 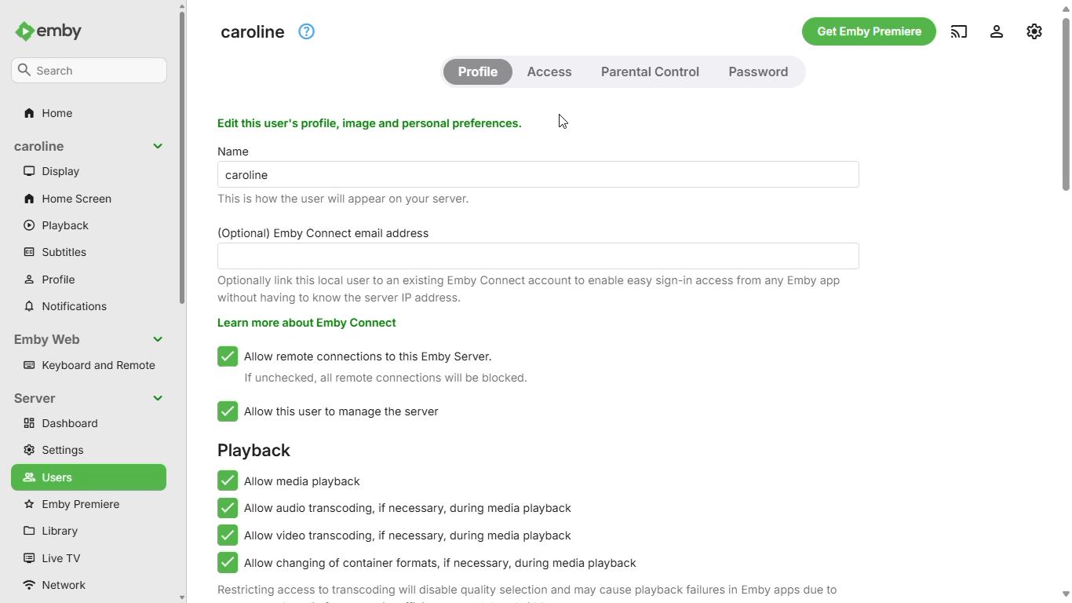 I want to click on users, so click(x=64, y=477).